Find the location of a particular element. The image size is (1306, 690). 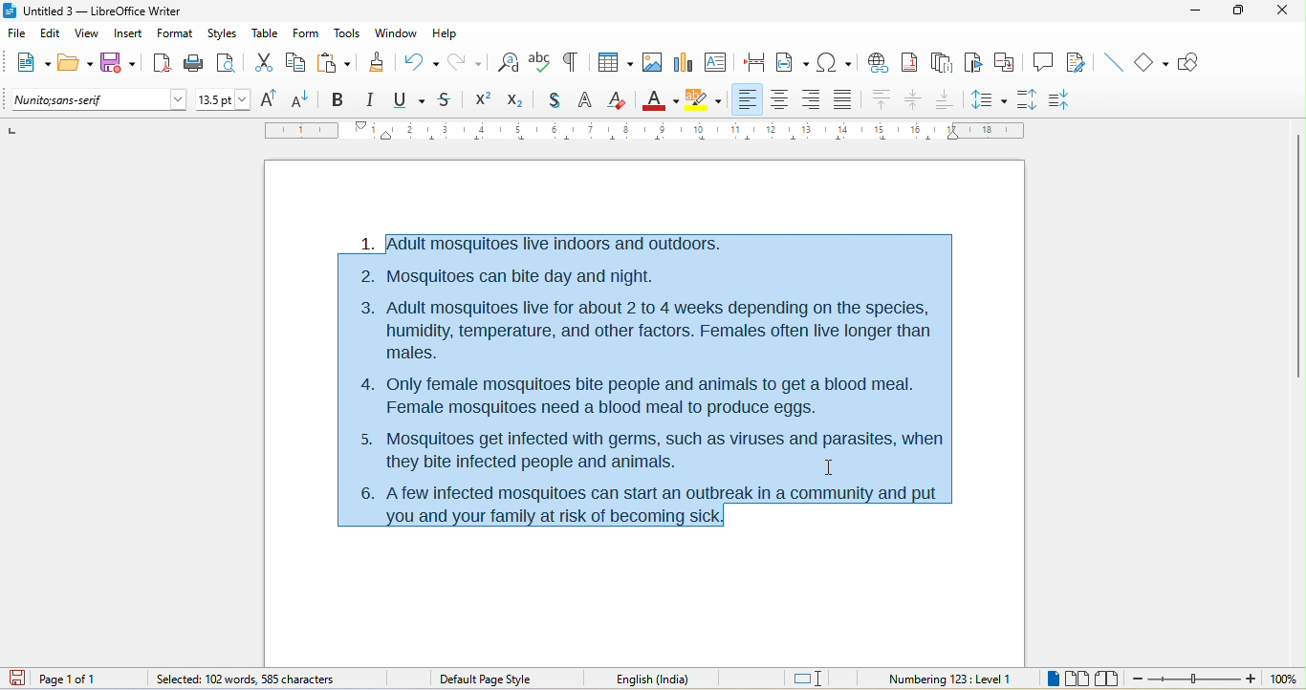

clone formatting is located at coordinates (380, 64).